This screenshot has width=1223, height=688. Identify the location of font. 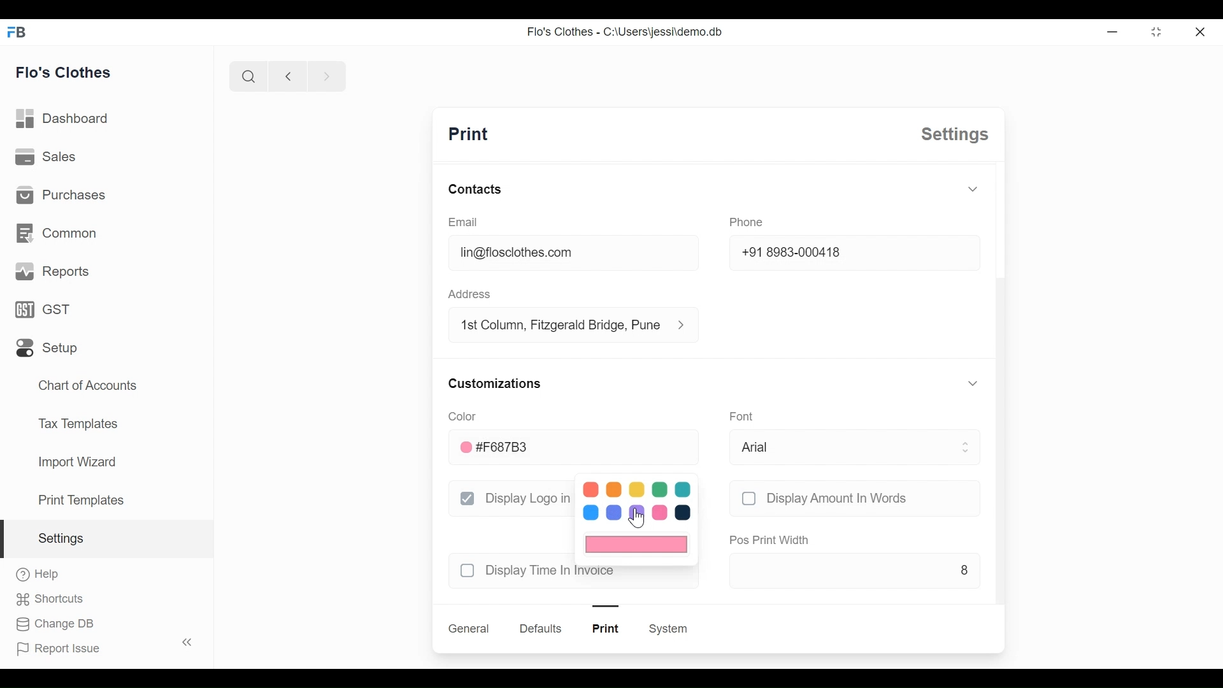
(741, 415).